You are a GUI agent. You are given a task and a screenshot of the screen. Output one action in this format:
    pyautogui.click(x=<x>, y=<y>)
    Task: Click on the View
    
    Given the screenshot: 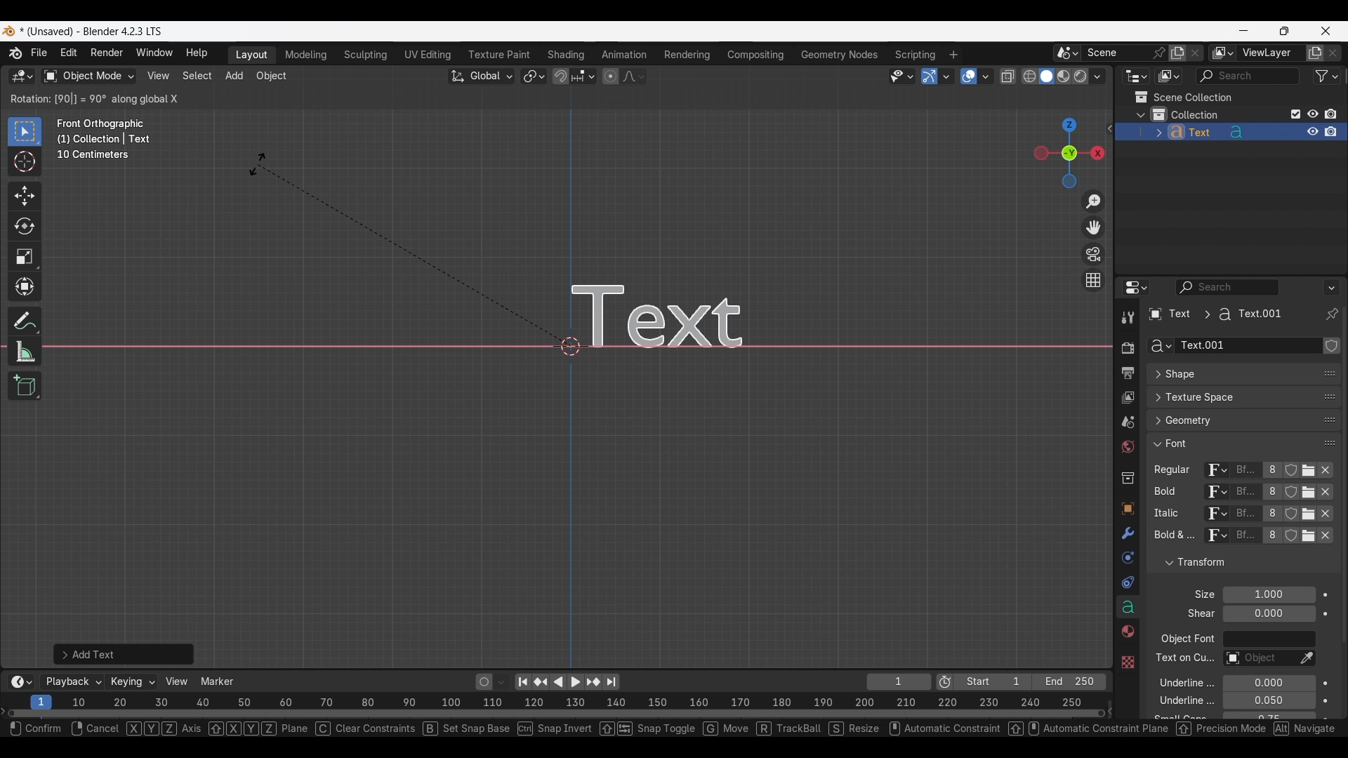 What is the action you would take?
    pyautogui.click(x=177, y=681)
    